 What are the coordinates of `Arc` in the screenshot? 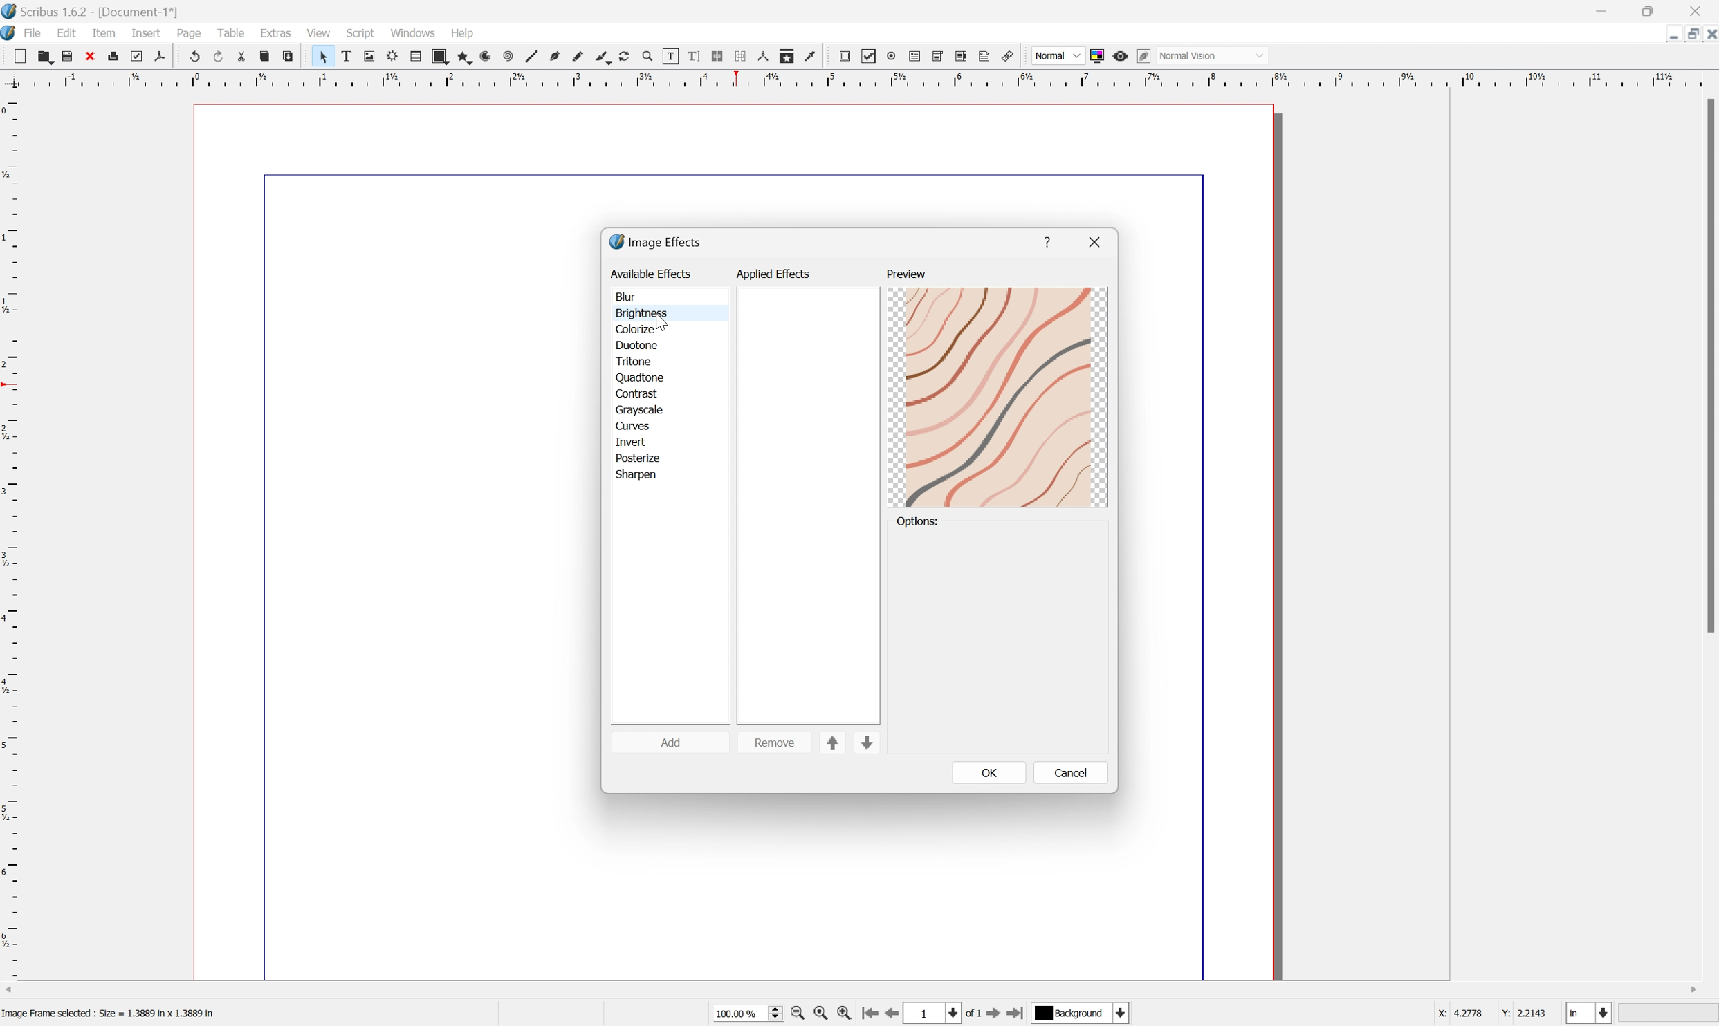 It's located at (489, 56).